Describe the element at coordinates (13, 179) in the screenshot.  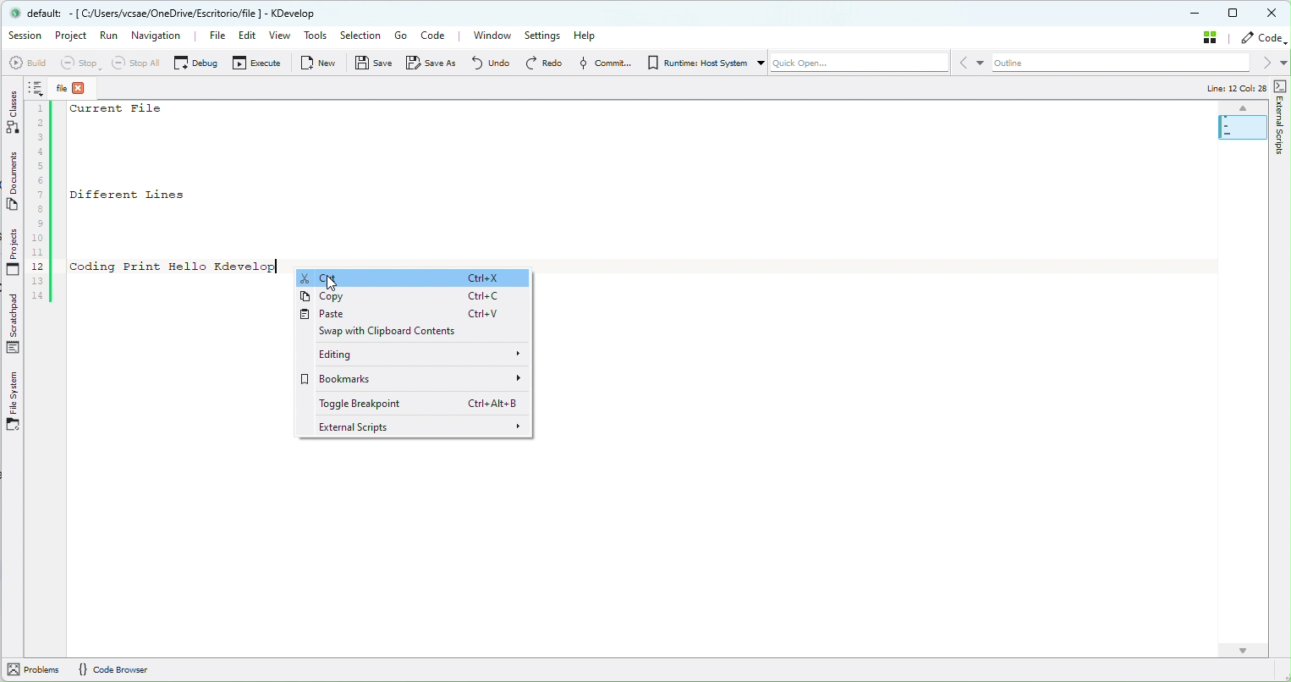
I see `Documents` at that location.